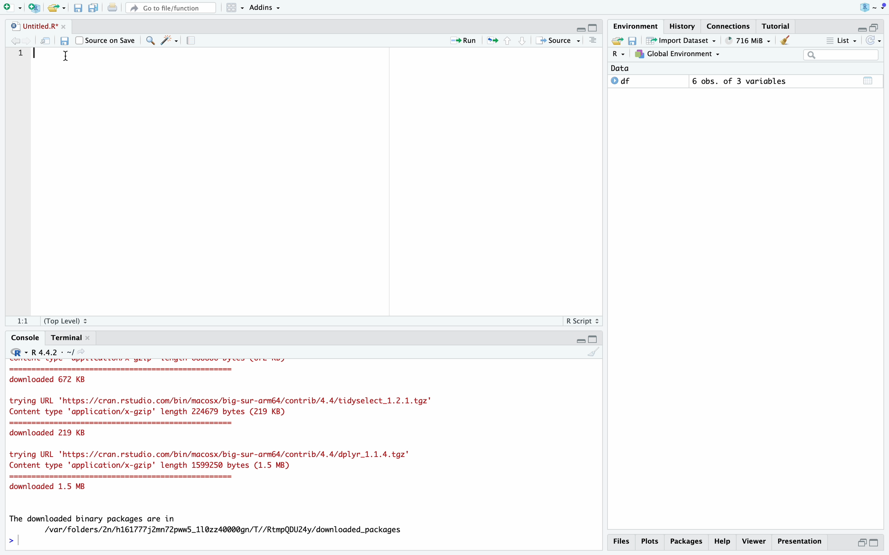  What do you see at coordinates (558, 40) in the screenshot?
I see `Source` at bounding box center [558, 40].